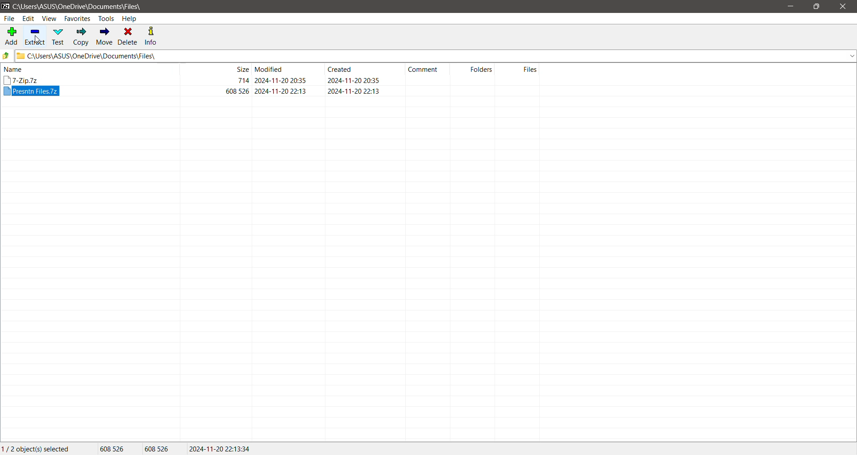 The width and height of the screenshot is (857, 455). Describe the element at coordinates (130, 18) in the screenshot. I see `Help` at that location.